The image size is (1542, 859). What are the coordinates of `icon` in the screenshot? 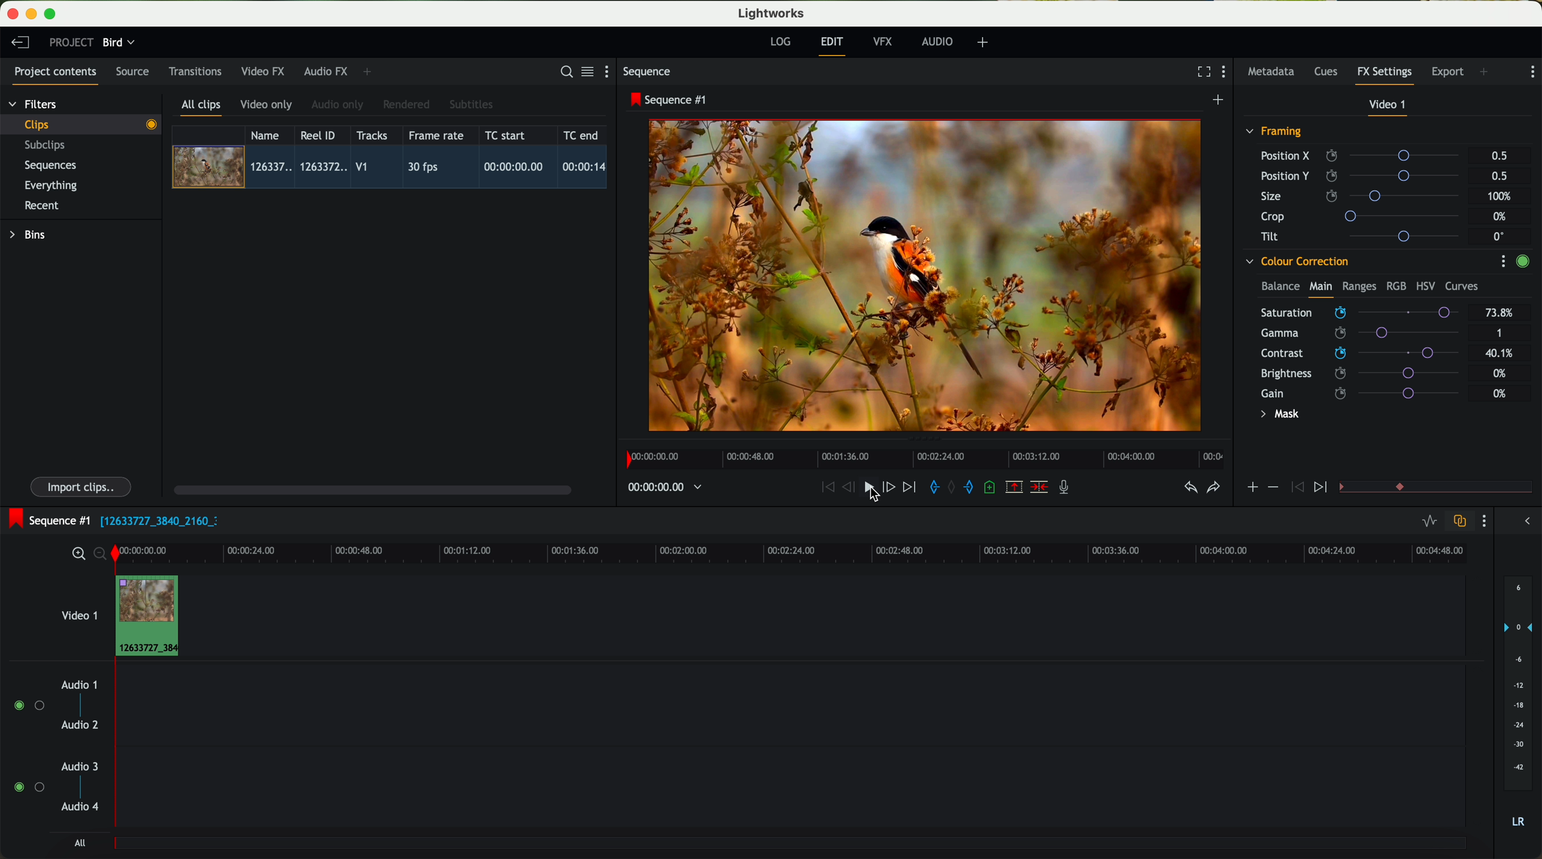 It's located at (1272, 487).